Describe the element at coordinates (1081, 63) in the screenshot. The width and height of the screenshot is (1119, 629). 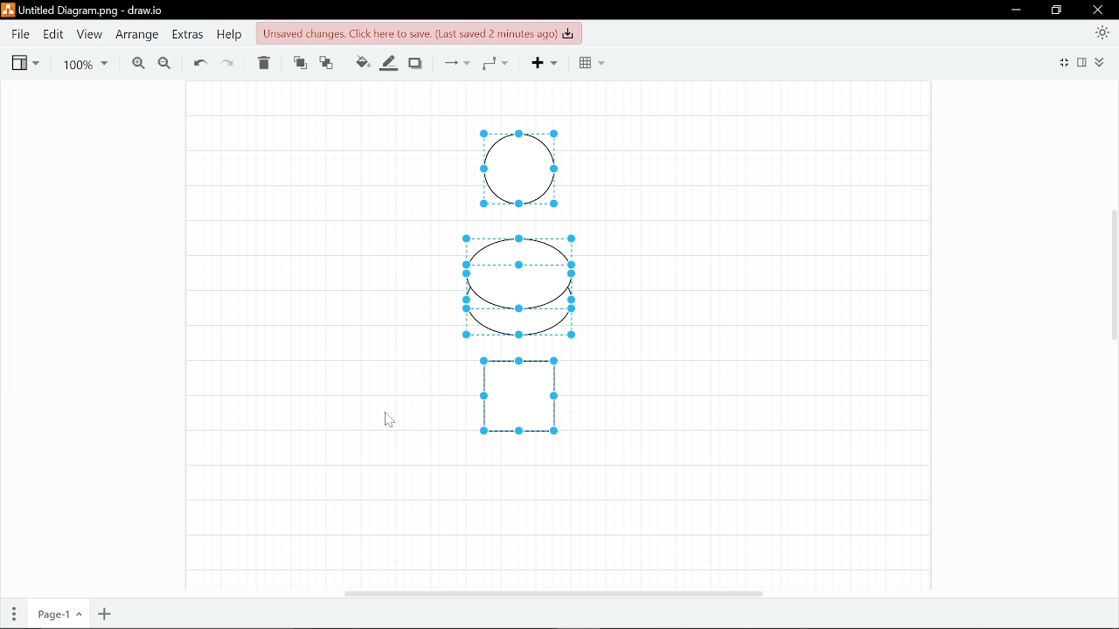
I see `Format` at that location.